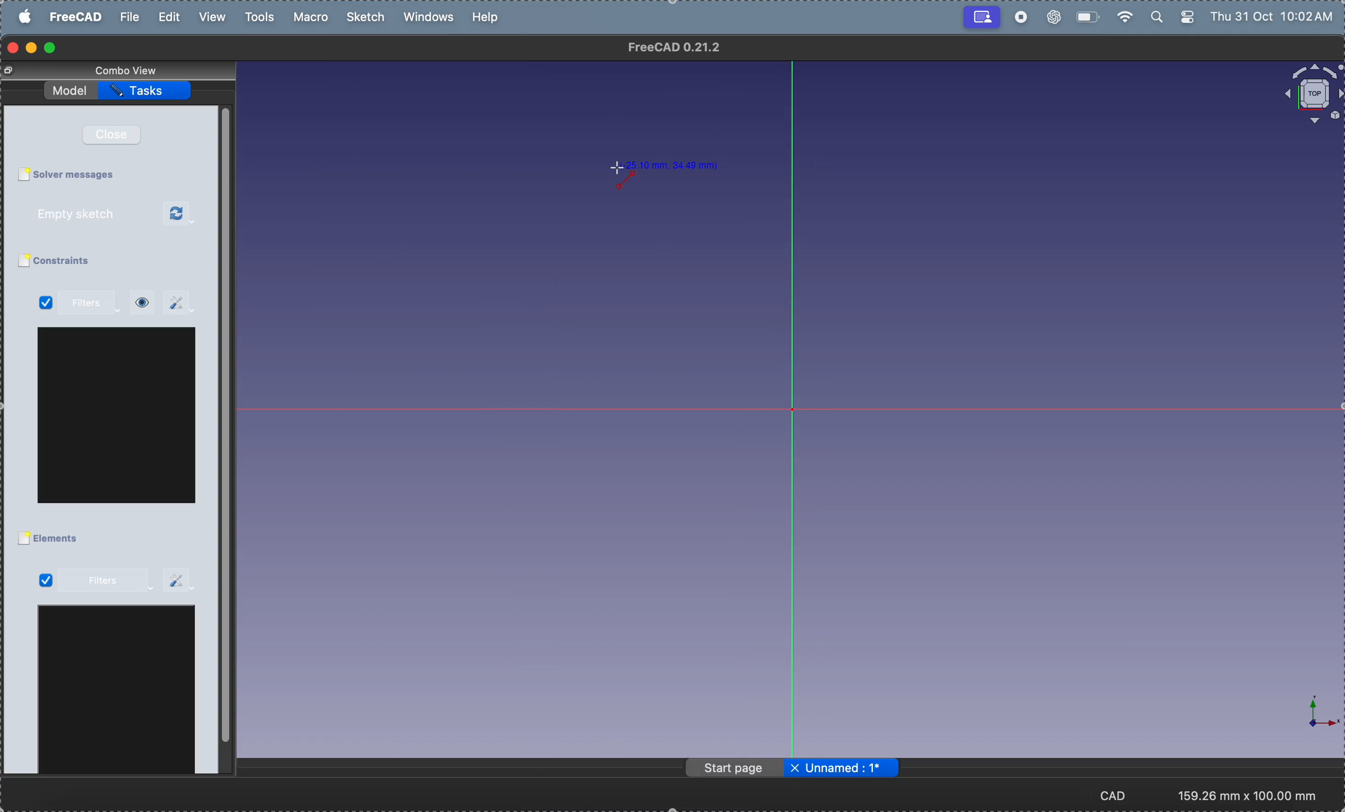 The image size is (1345, 812). What do you see at coordinates (1086, 15) in the screenshot?
I see `battery` at bounding box center [1086, 15].